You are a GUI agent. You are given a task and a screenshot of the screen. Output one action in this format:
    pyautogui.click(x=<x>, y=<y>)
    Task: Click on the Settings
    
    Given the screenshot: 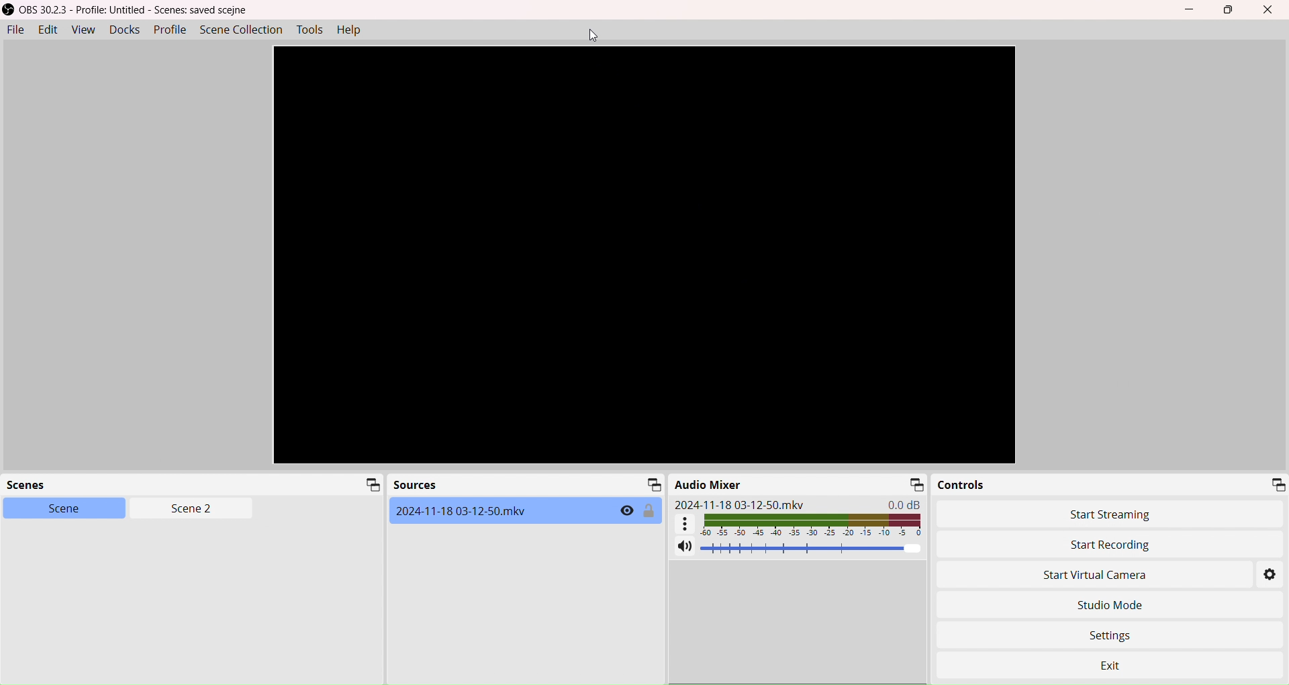 What is the action you would take?
    pyautogui.click(x=1271, y=576)
    